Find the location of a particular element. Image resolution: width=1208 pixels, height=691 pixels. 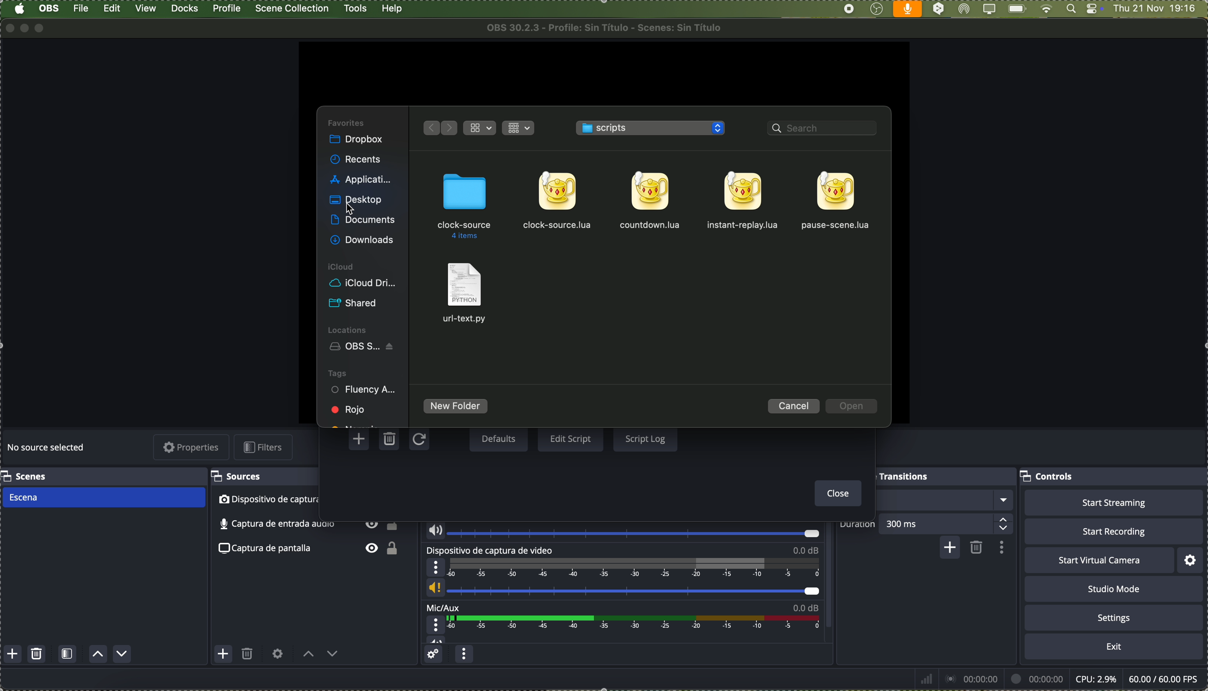

scroll bar is located at coordinates (833, 560).